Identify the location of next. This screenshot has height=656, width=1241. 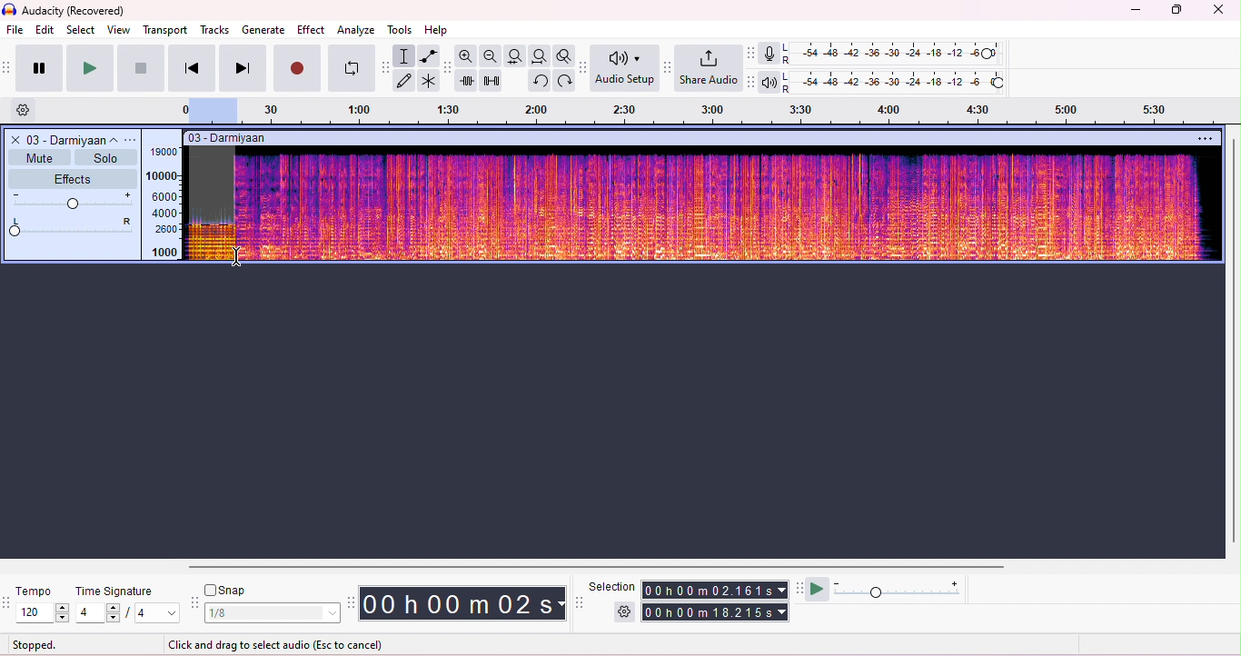
(243, 68).